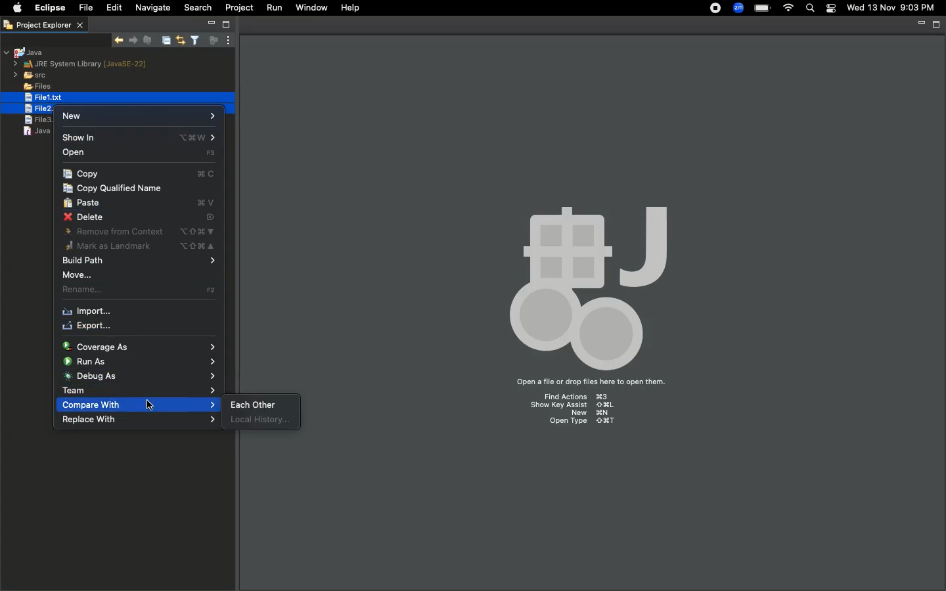 This screenshot has width=946, height=591. I want to click on Debug as, so click(142, 376).